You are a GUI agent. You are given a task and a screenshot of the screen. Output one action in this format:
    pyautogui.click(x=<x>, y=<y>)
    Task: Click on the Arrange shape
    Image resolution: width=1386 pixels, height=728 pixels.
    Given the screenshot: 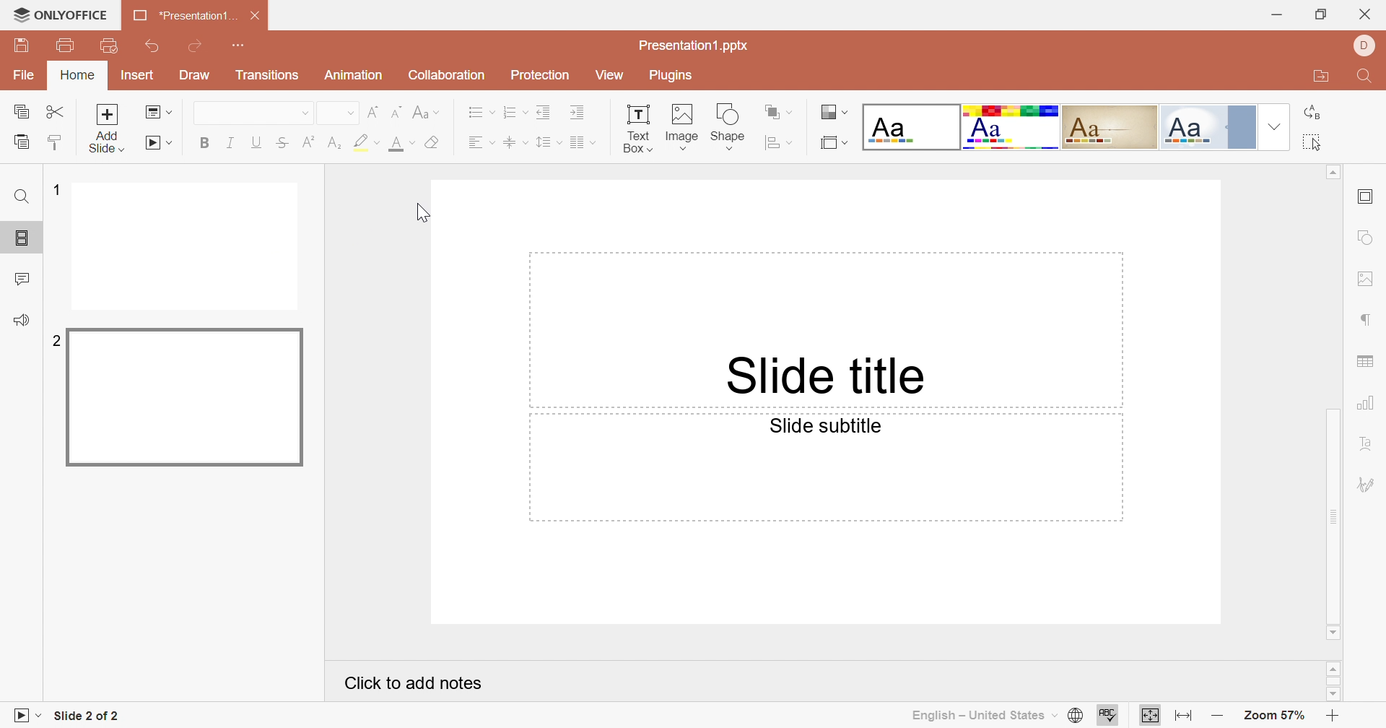 What is the action you would take?
    pyautogui.click(x=779, y=109)
    